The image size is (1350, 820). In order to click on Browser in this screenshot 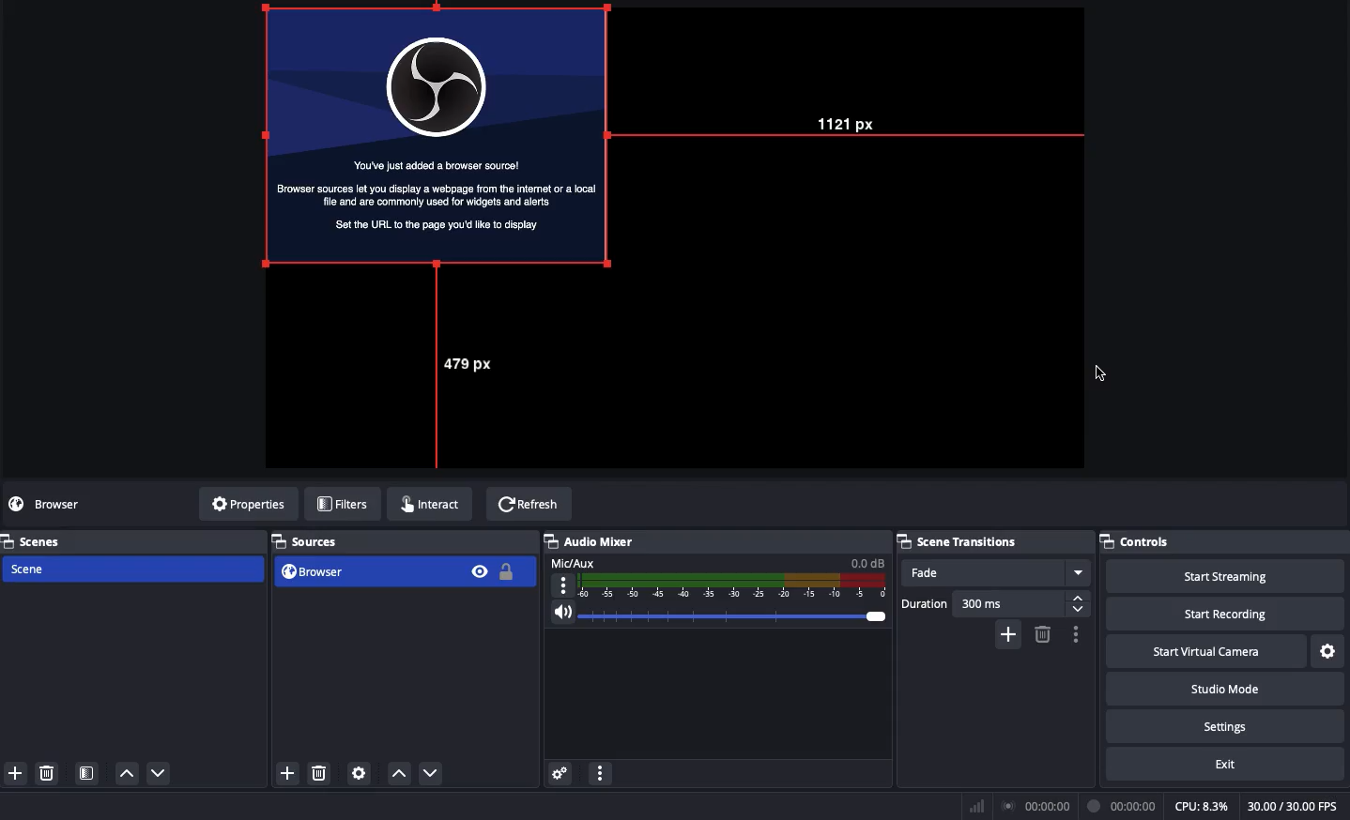, I will do `click(60, 505)`.